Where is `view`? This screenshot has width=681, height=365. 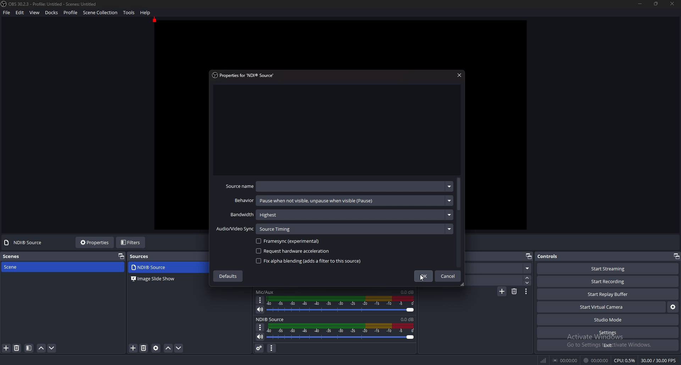
view is located at coordinates (35, 12).